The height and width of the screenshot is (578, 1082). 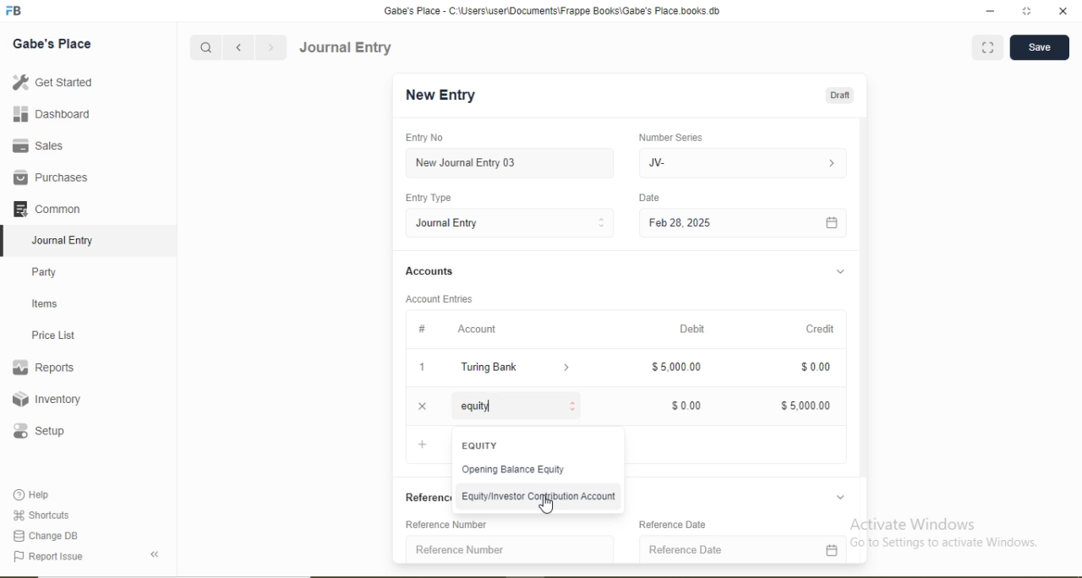 I want to click on Items, so click(x=45, y=303).